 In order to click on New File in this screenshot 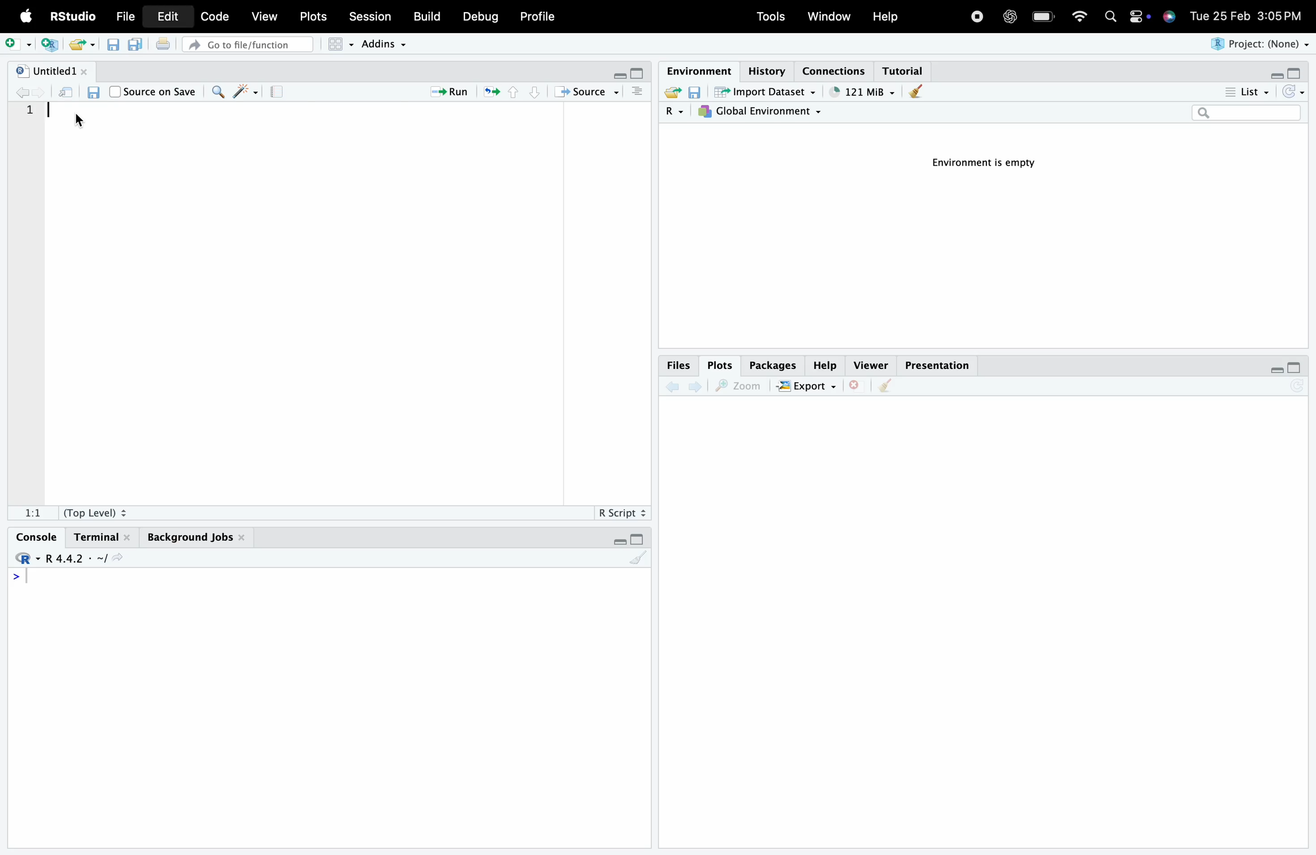, I will do `click(18, 44)`.